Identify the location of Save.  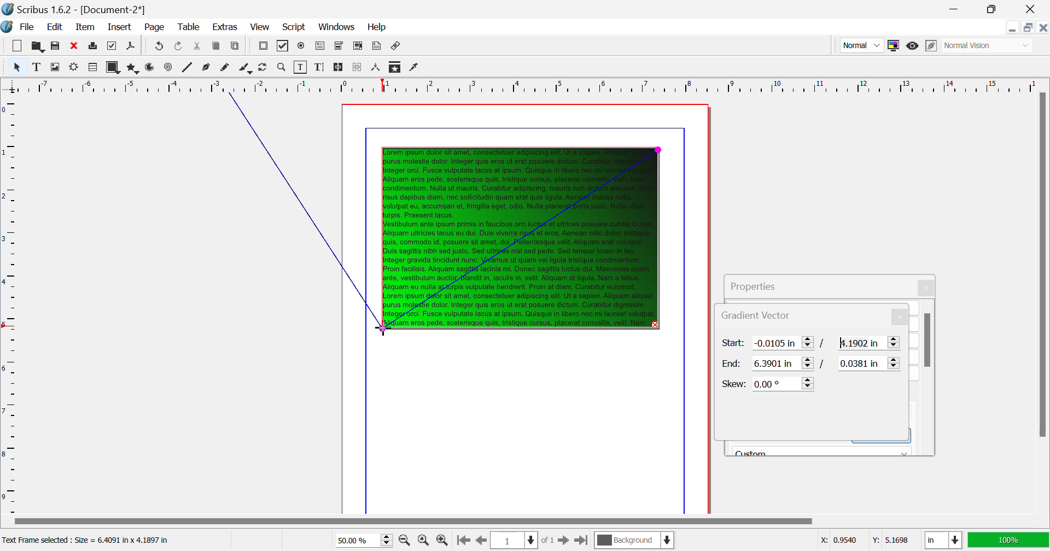
(55, 46).